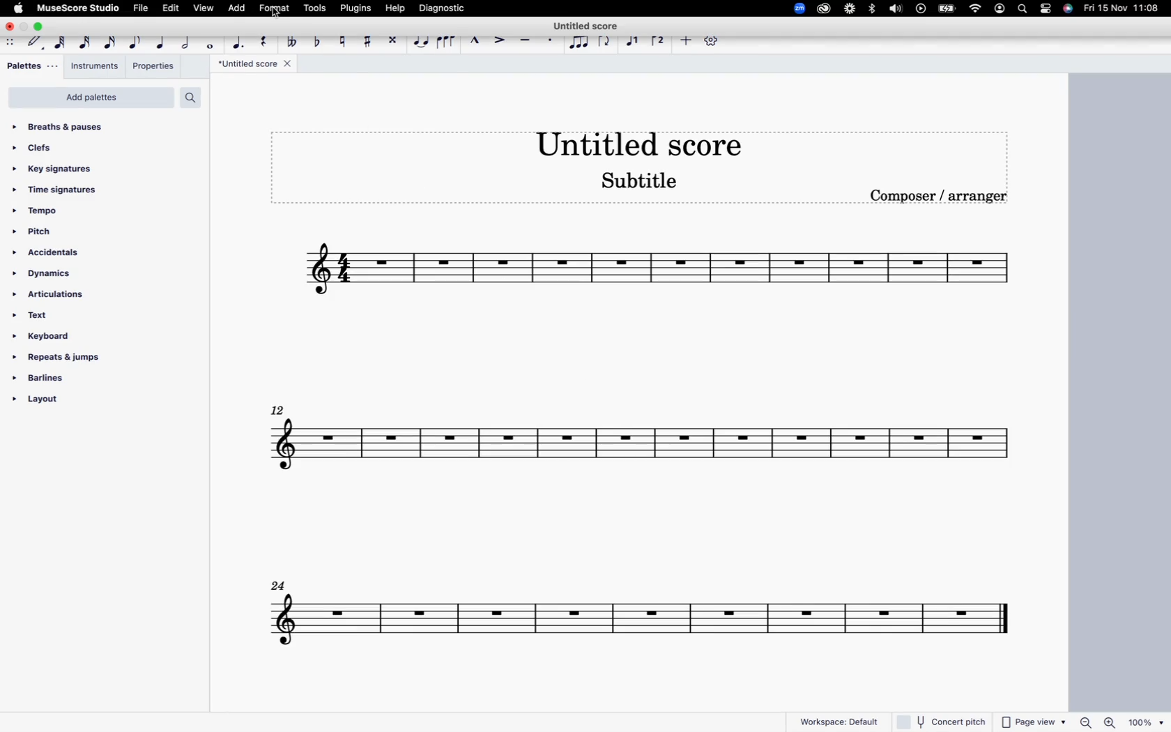  What do you see at coordinates (666, 270) in the screenshot?
I see `score` at bounding box center [666, 270].